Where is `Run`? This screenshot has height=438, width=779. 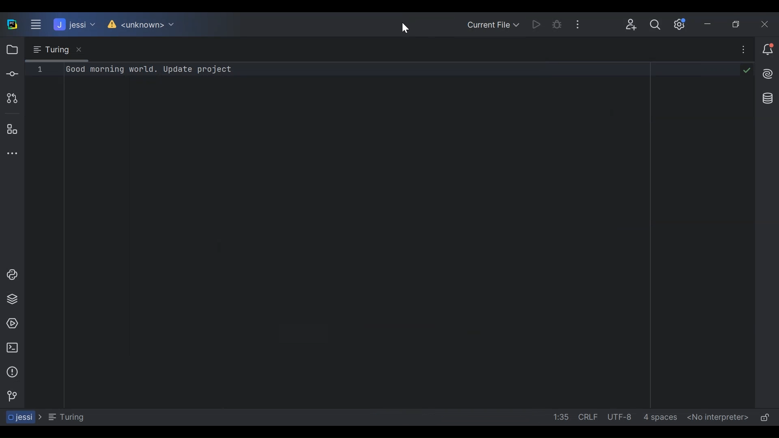 Run is located at coordinates (539, 24).